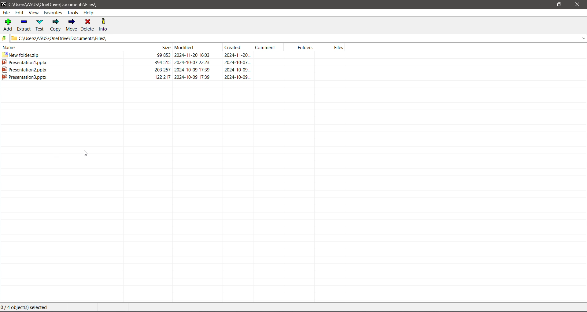 The width and height of the screenshot is (587, 312). What do you see at coordinates (89, 12) in the screenshot?
I see `Help` at bounding box center [89, 12].